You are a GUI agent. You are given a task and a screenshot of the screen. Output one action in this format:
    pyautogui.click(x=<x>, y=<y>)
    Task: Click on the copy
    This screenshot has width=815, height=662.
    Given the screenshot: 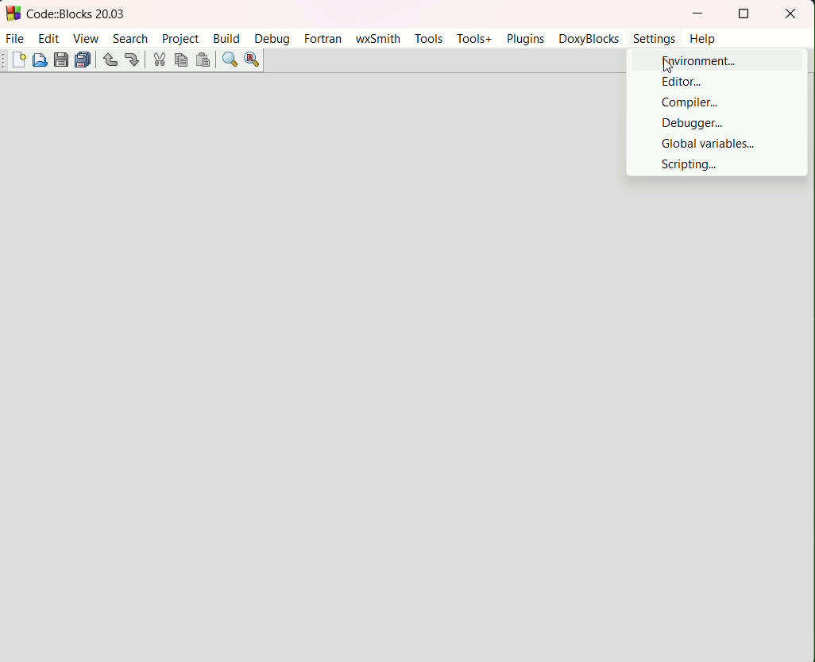 What is the action you would take?
    pyautogui.click(x=180, y=61)
    